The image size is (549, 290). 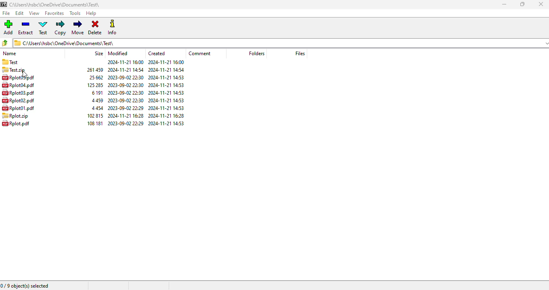 What do you see at coordinates (25, 286) in the screenshot?
I see `0/9 object(s) selected` at bounding box center [25, 286].